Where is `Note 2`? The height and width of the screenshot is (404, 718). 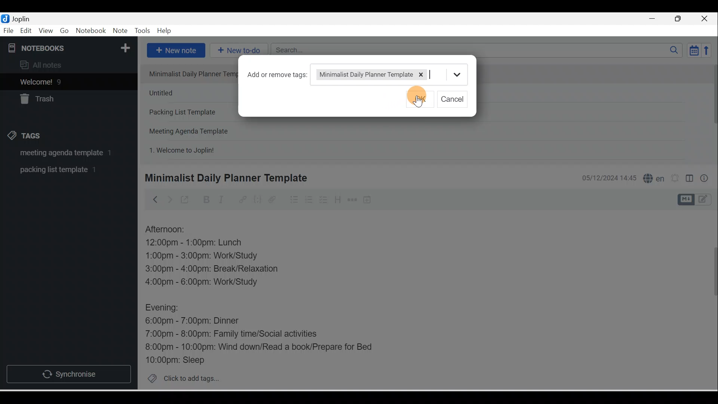
Note 2 is located at coordinates (192, 93).